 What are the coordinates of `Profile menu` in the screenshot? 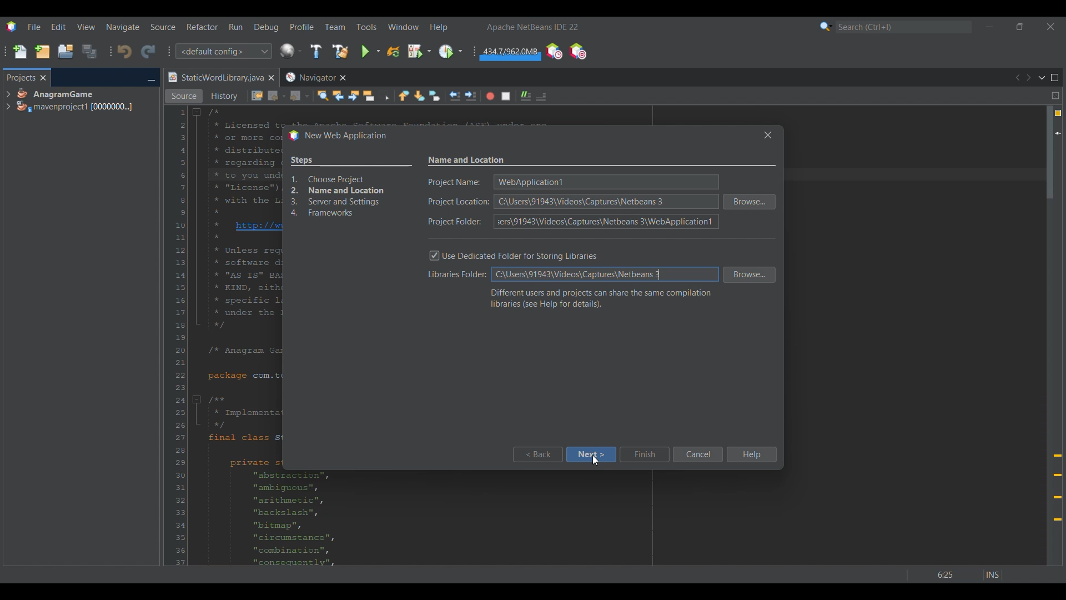 It's located at (302, 27).